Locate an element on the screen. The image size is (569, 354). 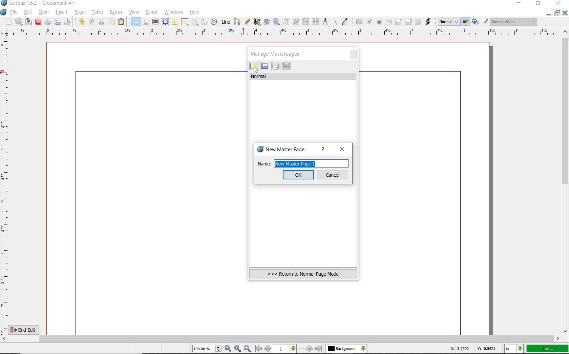
new is located at coordinates (6, 22).